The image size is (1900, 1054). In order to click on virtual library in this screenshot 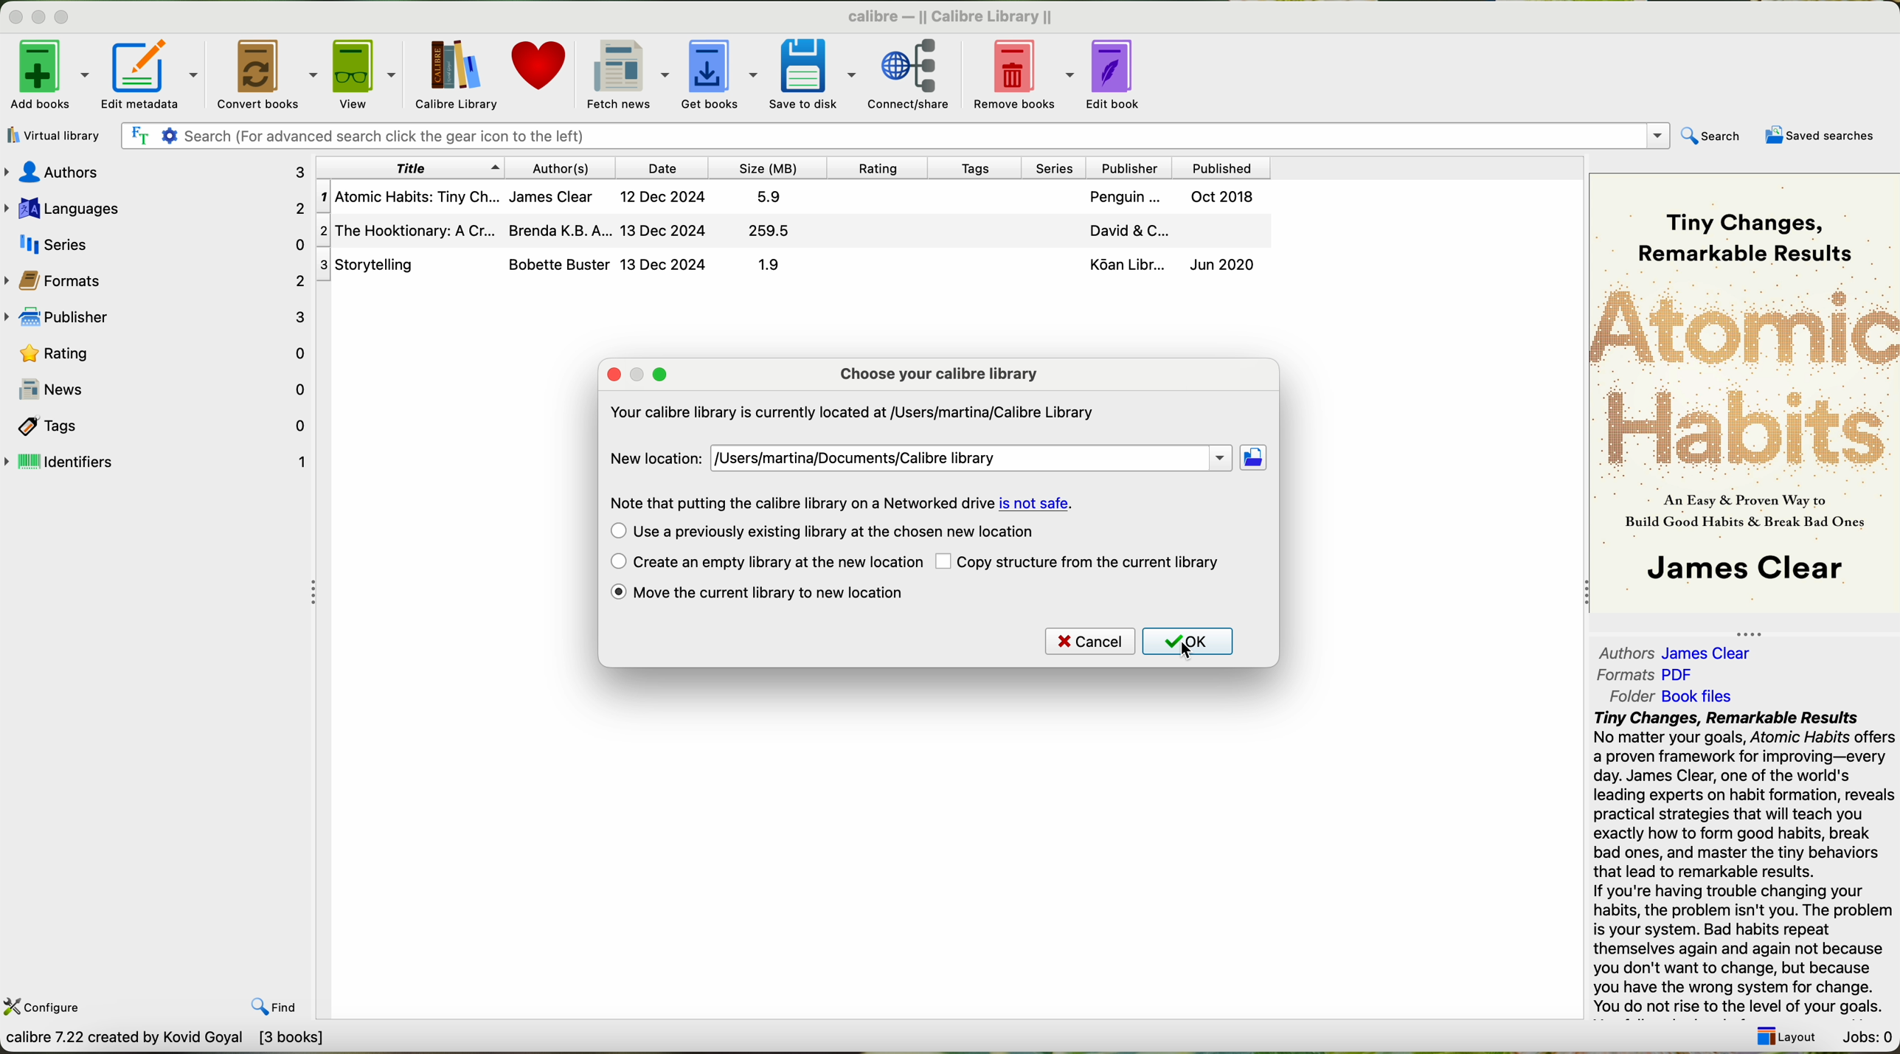, I will do `click(56, 136)`.